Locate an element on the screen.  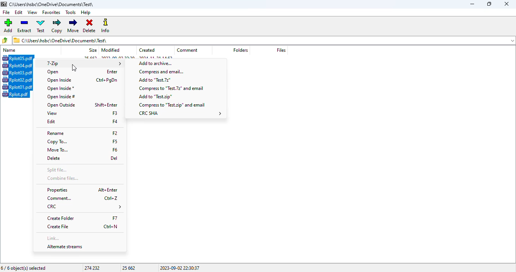
comment is located at coordinates (83, 198).